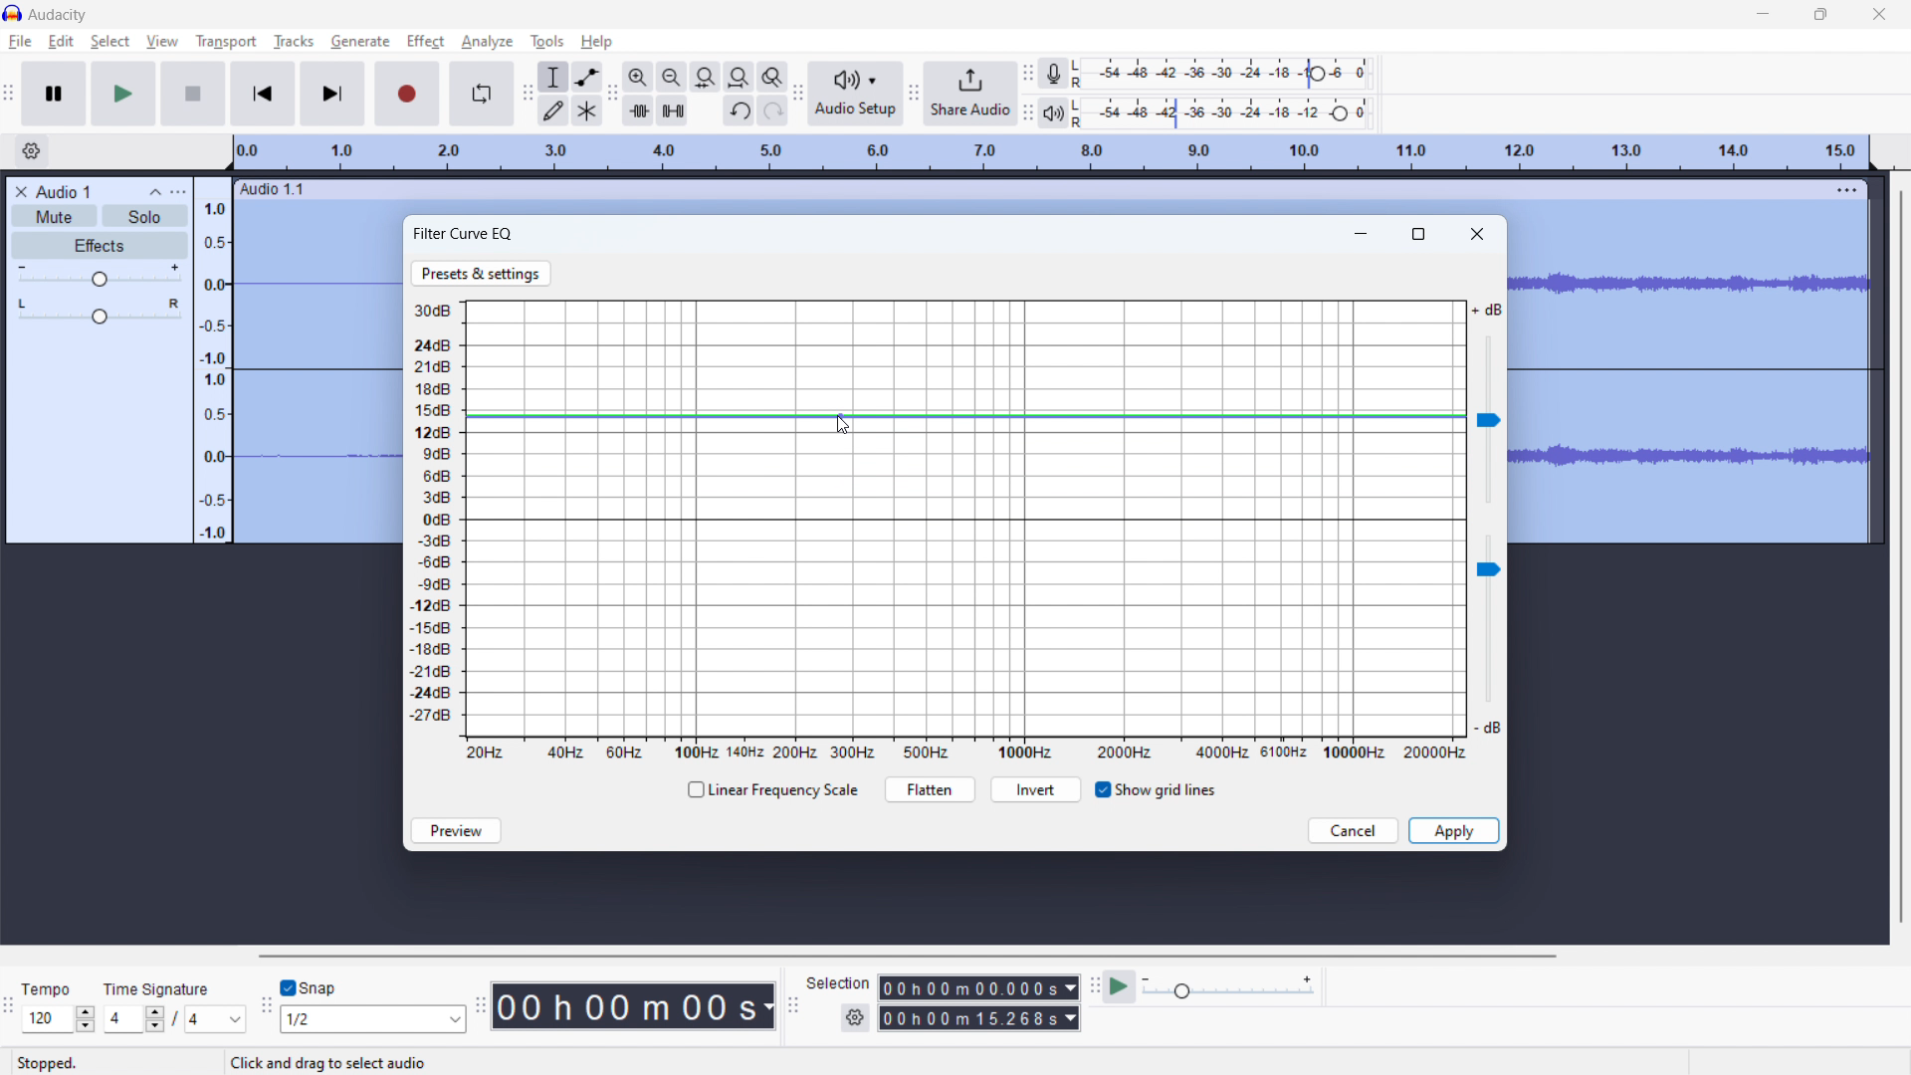  I want to click on Audacity, so click(59, 15).